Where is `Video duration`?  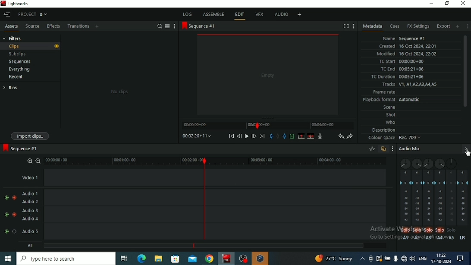
Video duration is located at coordinates (267, 125).